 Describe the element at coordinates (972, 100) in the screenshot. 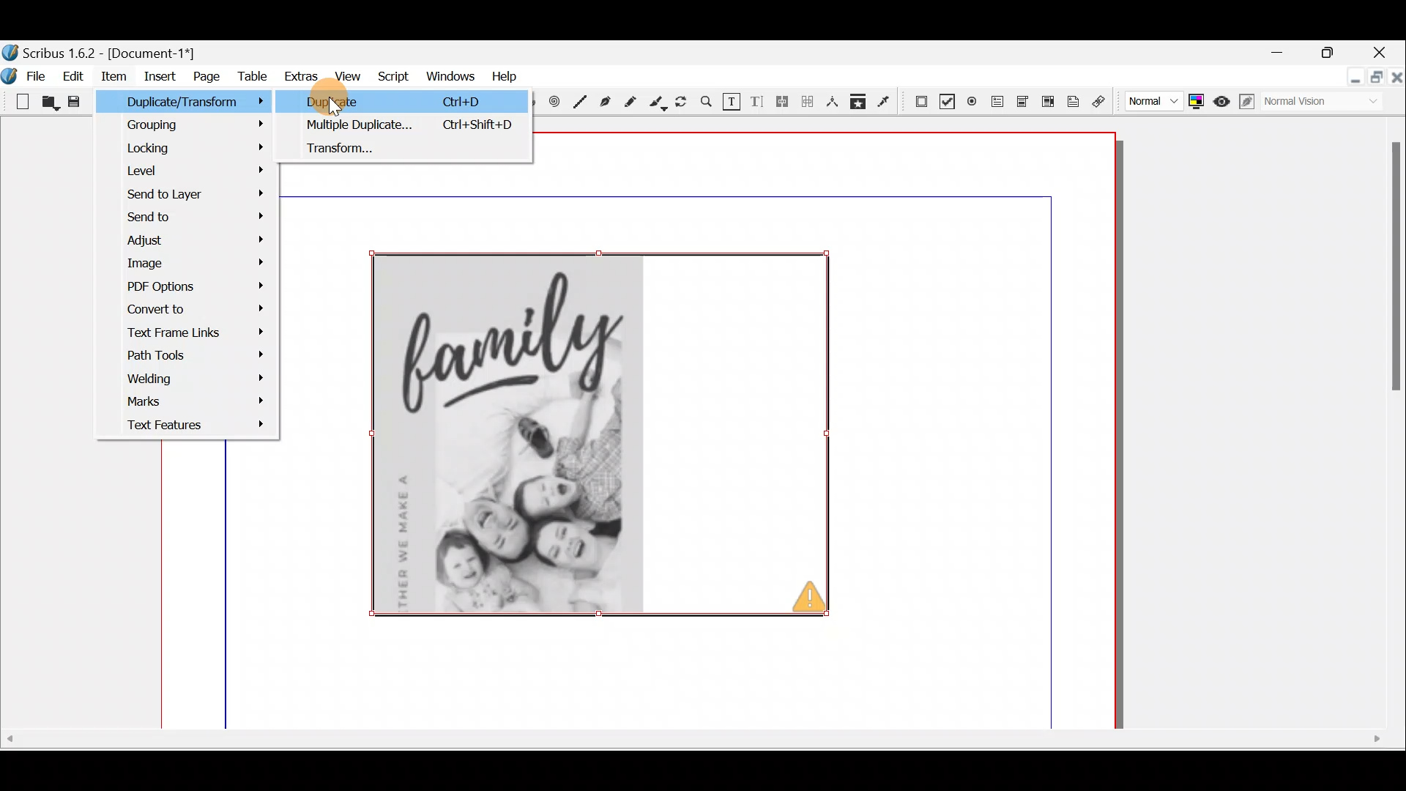

I see `PDF radio button` at that location.